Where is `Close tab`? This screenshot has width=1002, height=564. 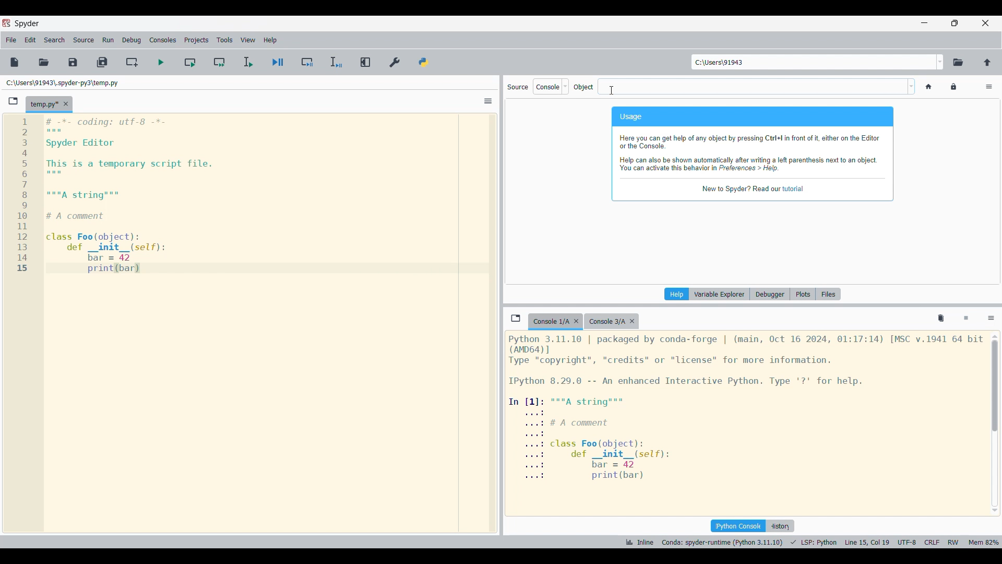
Close tab is located at coordinates (576, 321).